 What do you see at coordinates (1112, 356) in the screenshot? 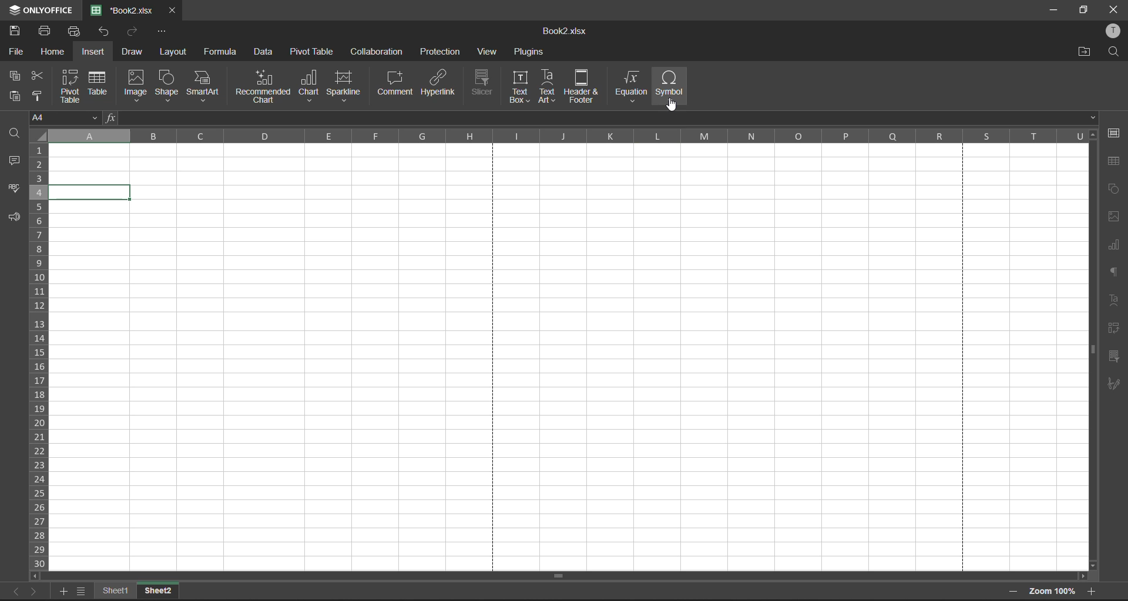
I see `slicer` at bounding box center [1112, 356].